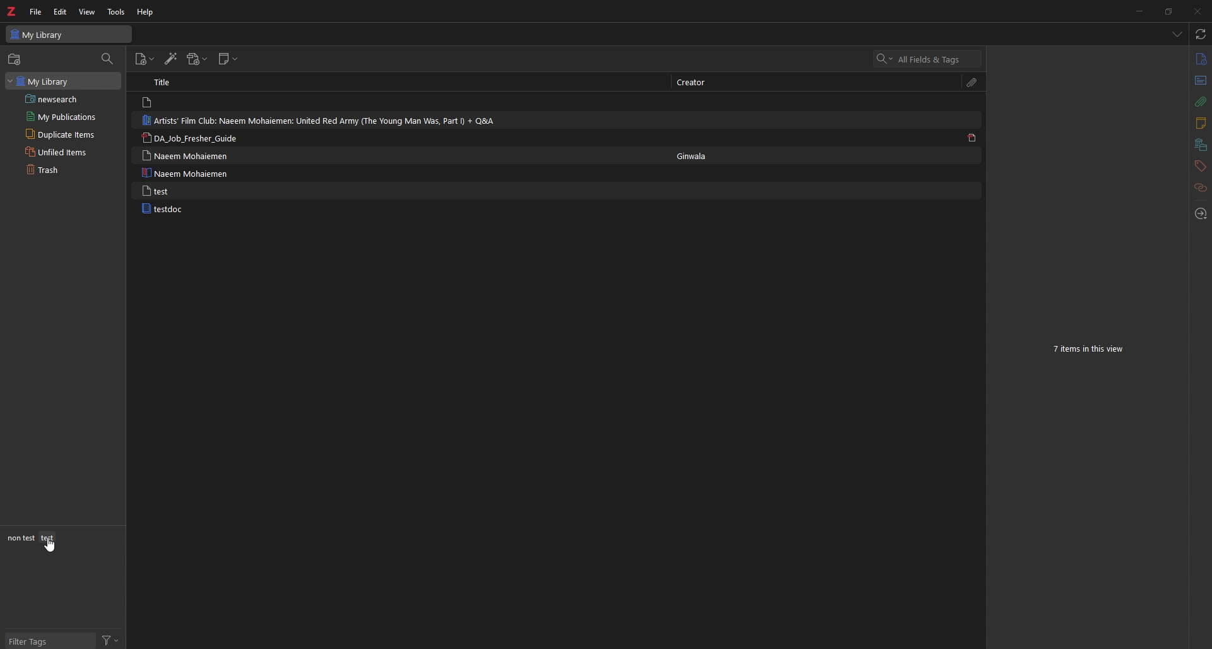  What do you see at coordinates (1201, 35) in the screenshot?
I see `sync with zotero.org` at bounding box center [1201, 35].